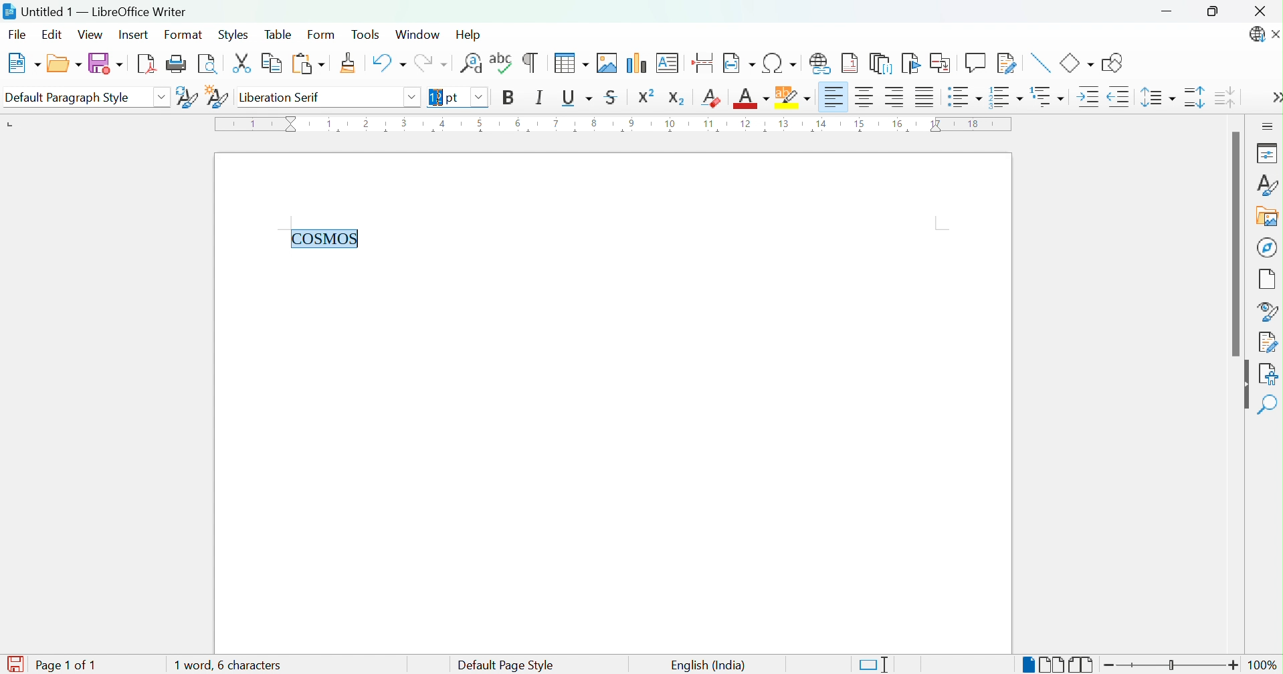 The width and height of the screenshot is (1283, 674). I want to click on Cut, so click(242, 64).